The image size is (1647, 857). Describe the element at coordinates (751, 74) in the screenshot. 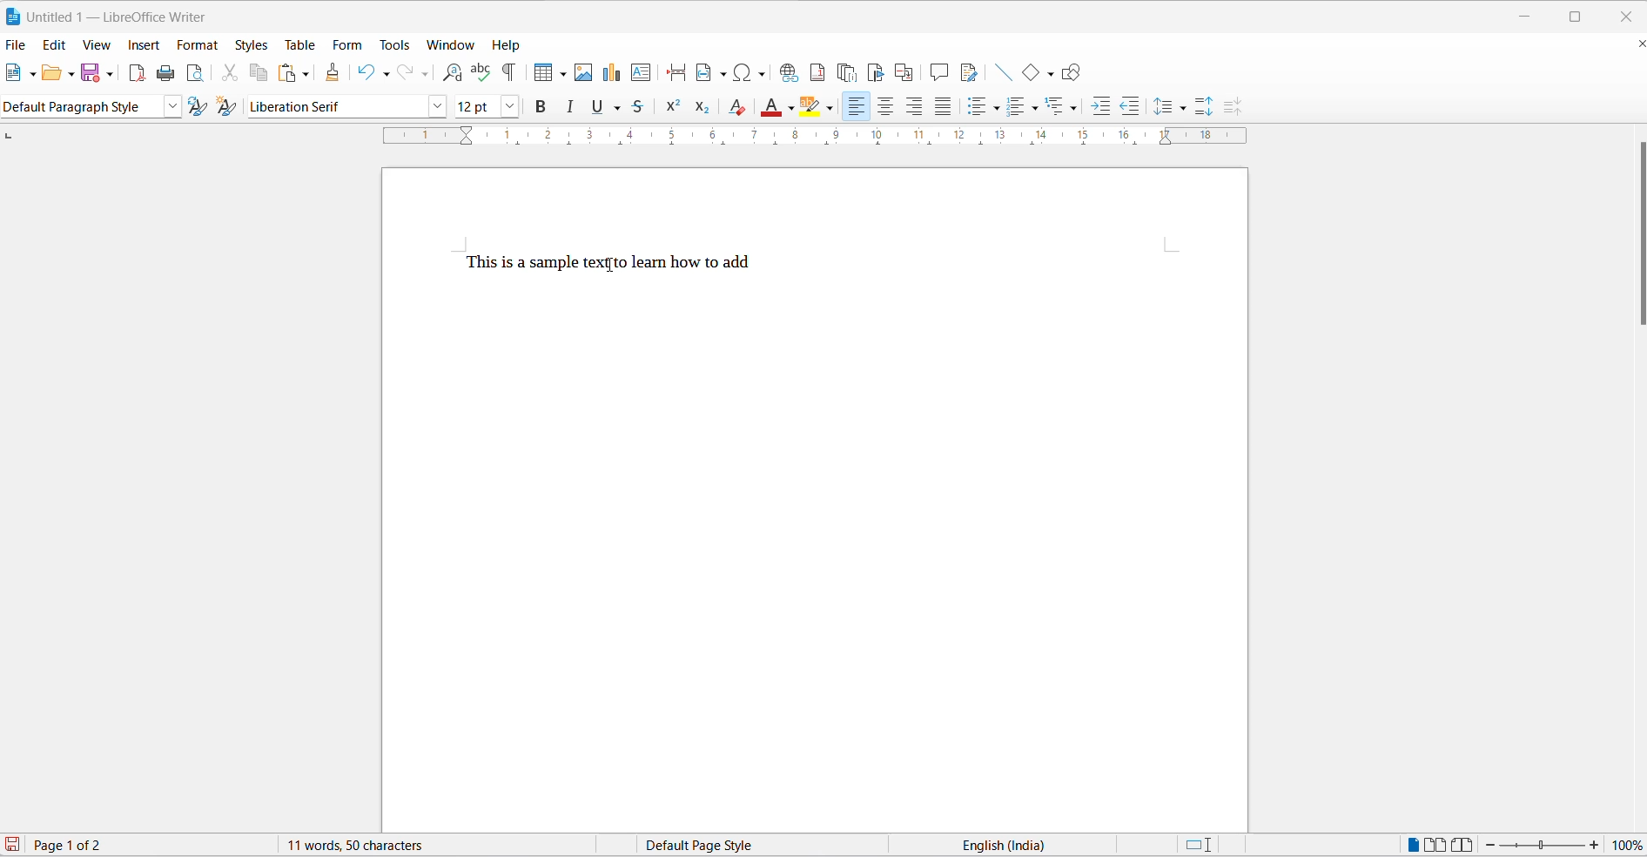

I see `special characters` at that location.